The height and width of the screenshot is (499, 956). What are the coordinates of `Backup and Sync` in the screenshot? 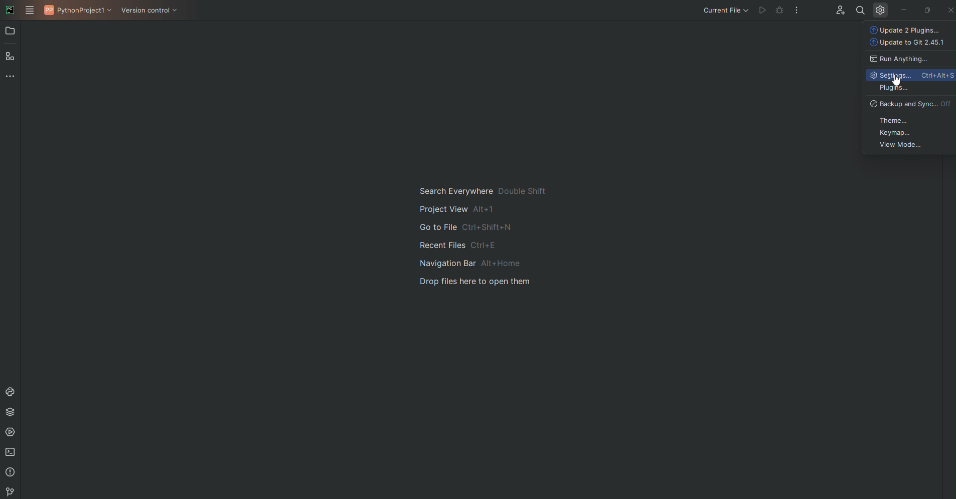 It's located at (908, 105).